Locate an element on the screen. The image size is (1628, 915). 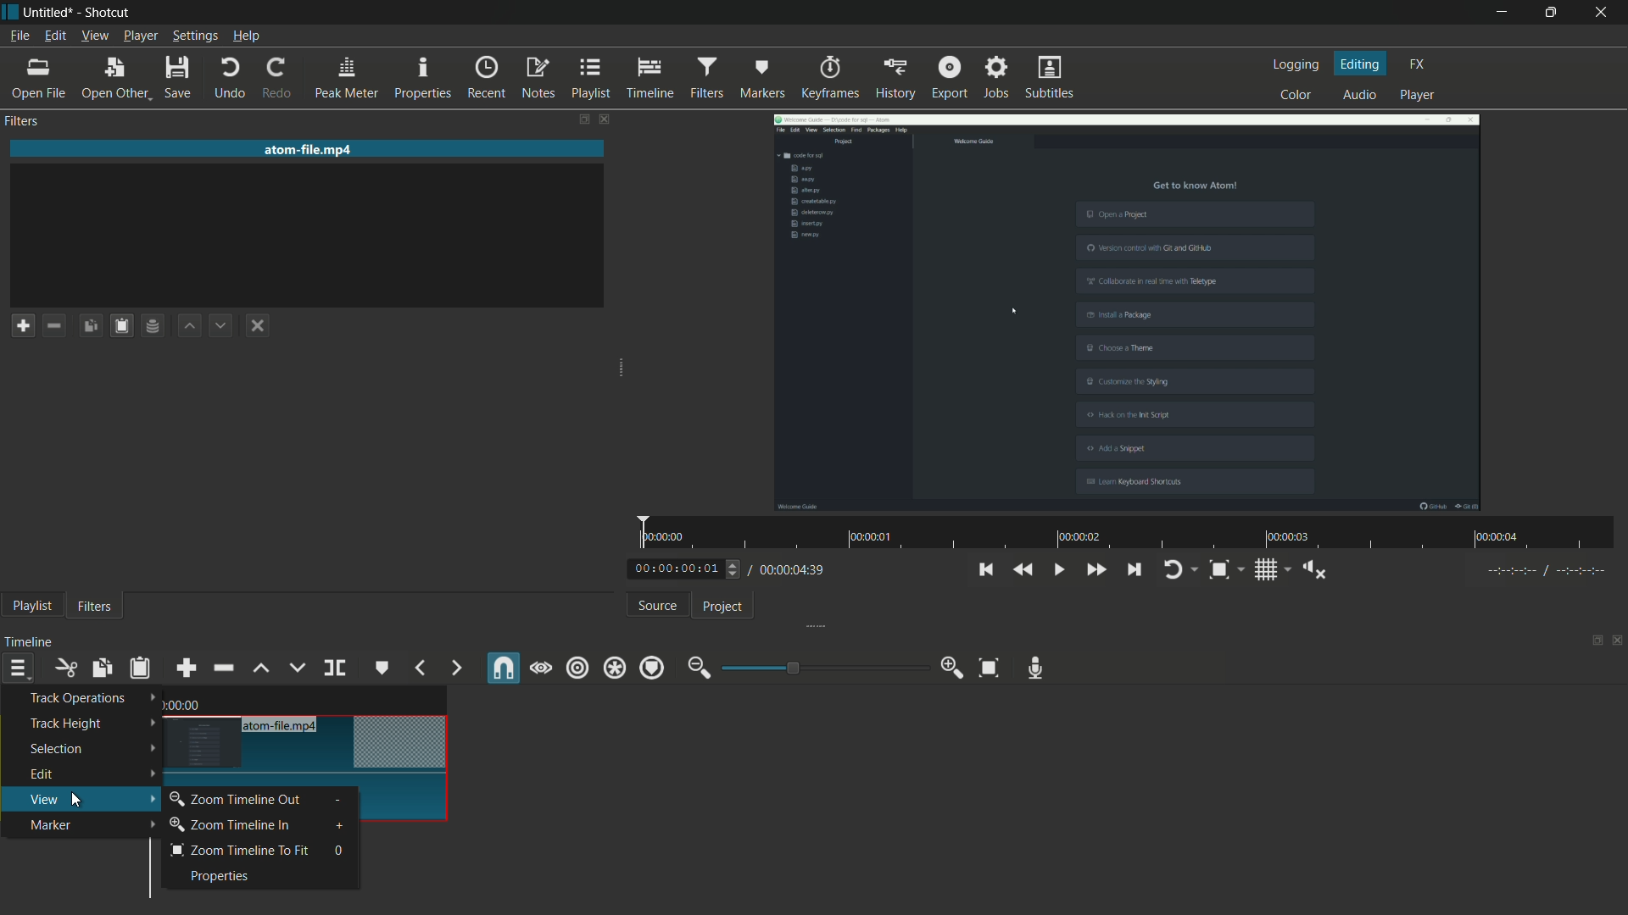
track operations is located at coordinates (88, 698).